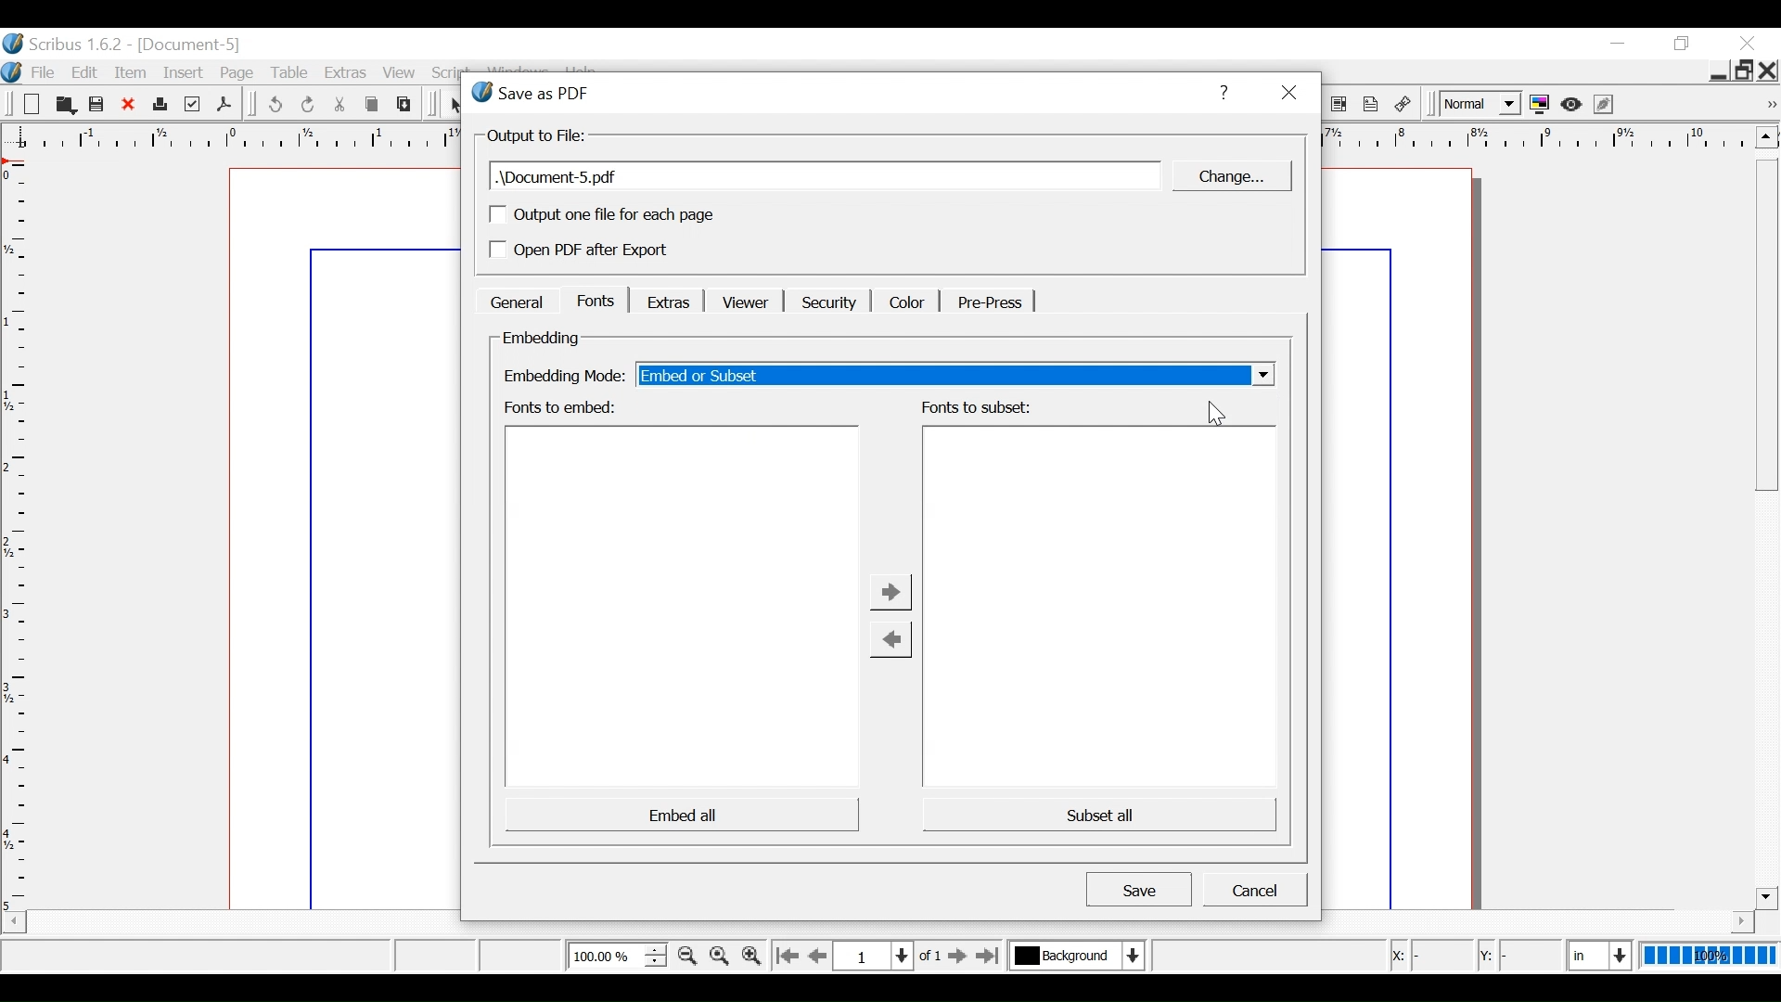  What do you see at coordinates (786, 957) in the screenshot?
I see `Go to the first page` at bounding box center [786, 957].